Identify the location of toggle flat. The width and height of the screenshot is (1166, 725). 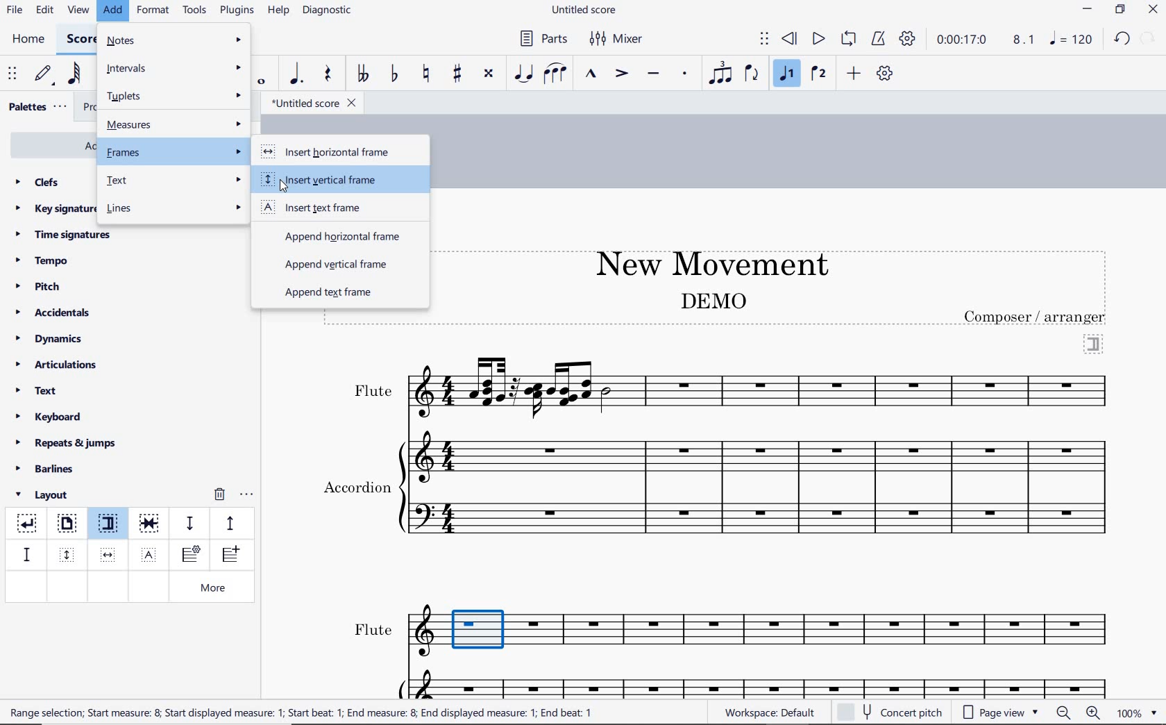
(393, 74).